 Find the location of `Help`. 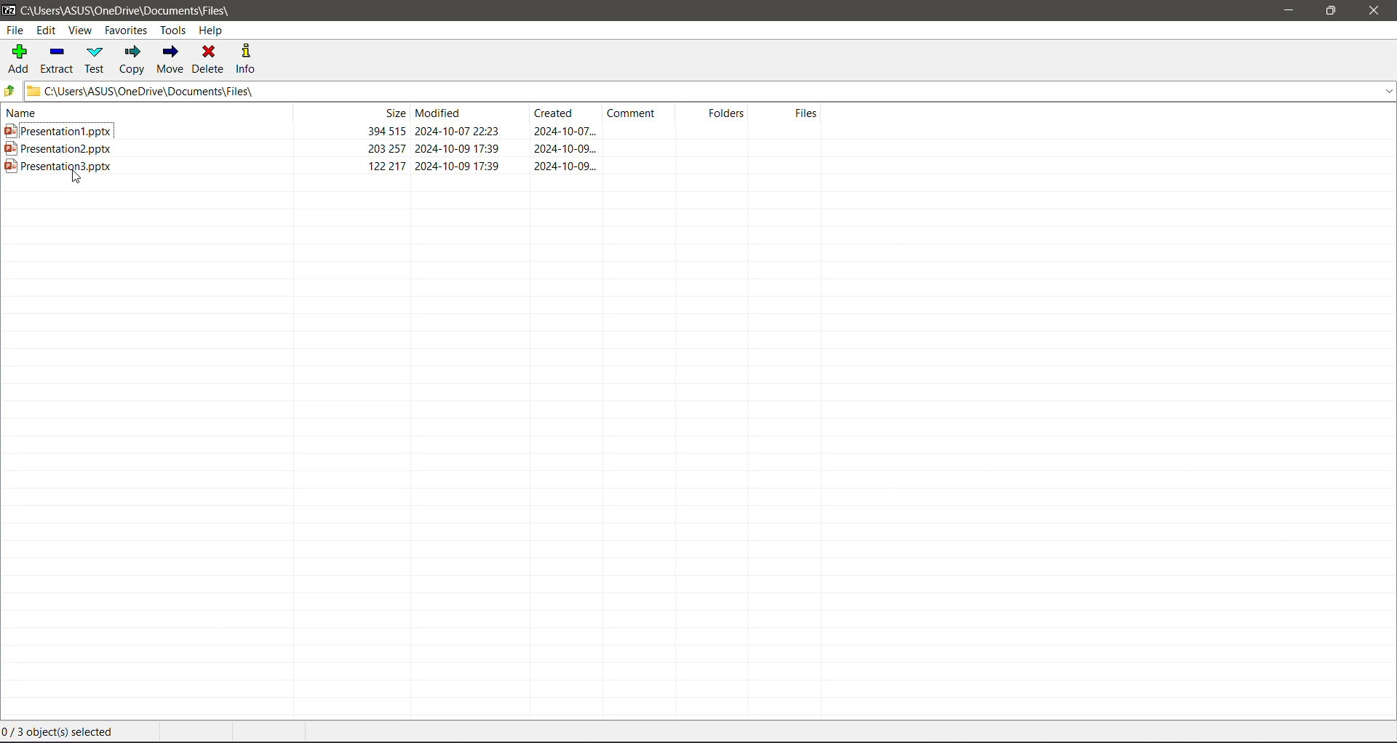

Help is located at coordinates (212, 31).